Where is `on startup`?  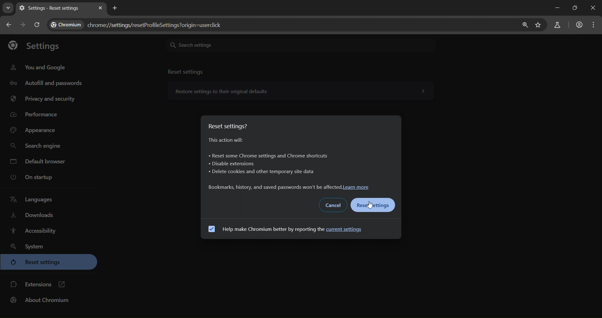
on startup is located at coordinates (34, 177).